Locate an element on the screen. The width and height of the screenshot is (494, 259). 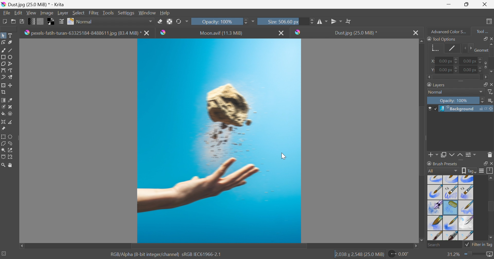
Tool Options is located at coordinates (442, 39).